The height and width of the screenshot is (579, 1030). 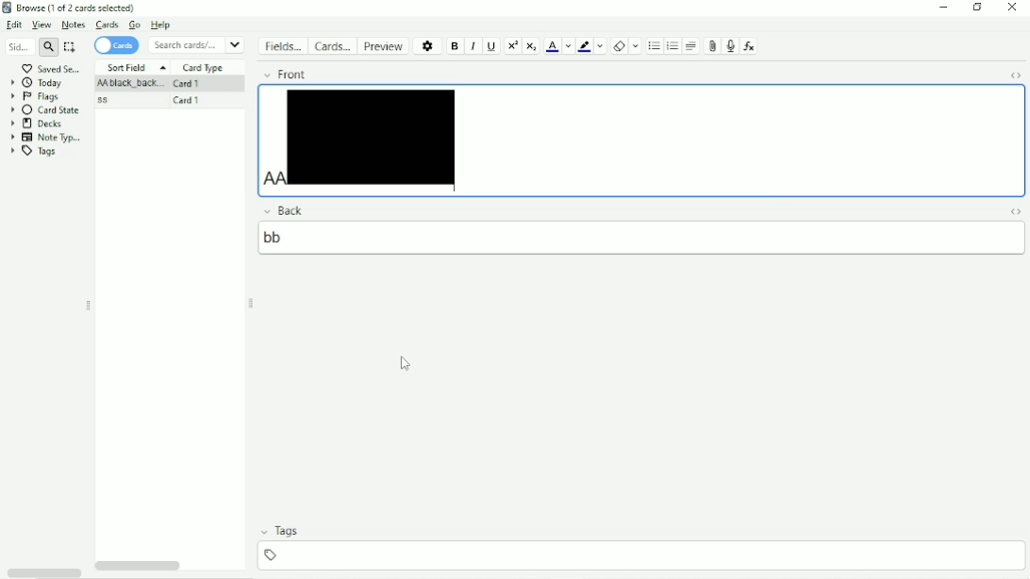 What do you see at coordinates (136, 568) in the screenshot?
I see `Horizontal scrollbar` at bounding box center [136, 568].